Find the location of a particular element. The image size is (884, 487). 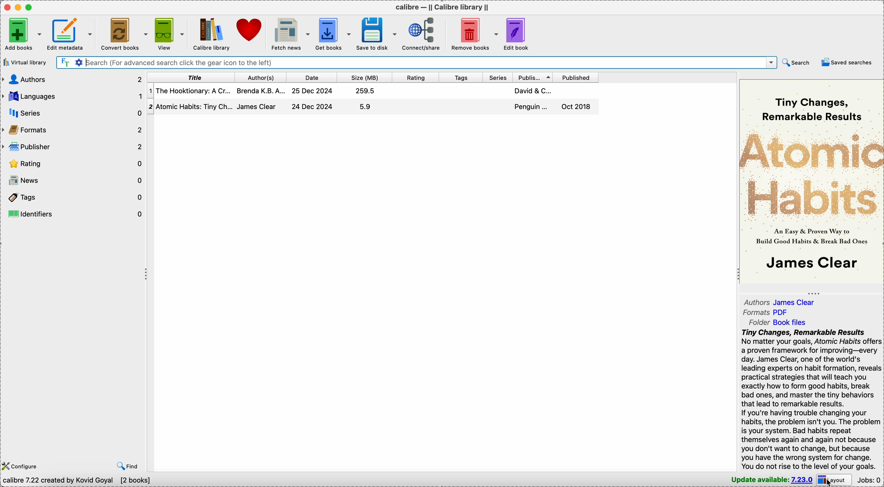

authors is located at coordinates (72, 79).